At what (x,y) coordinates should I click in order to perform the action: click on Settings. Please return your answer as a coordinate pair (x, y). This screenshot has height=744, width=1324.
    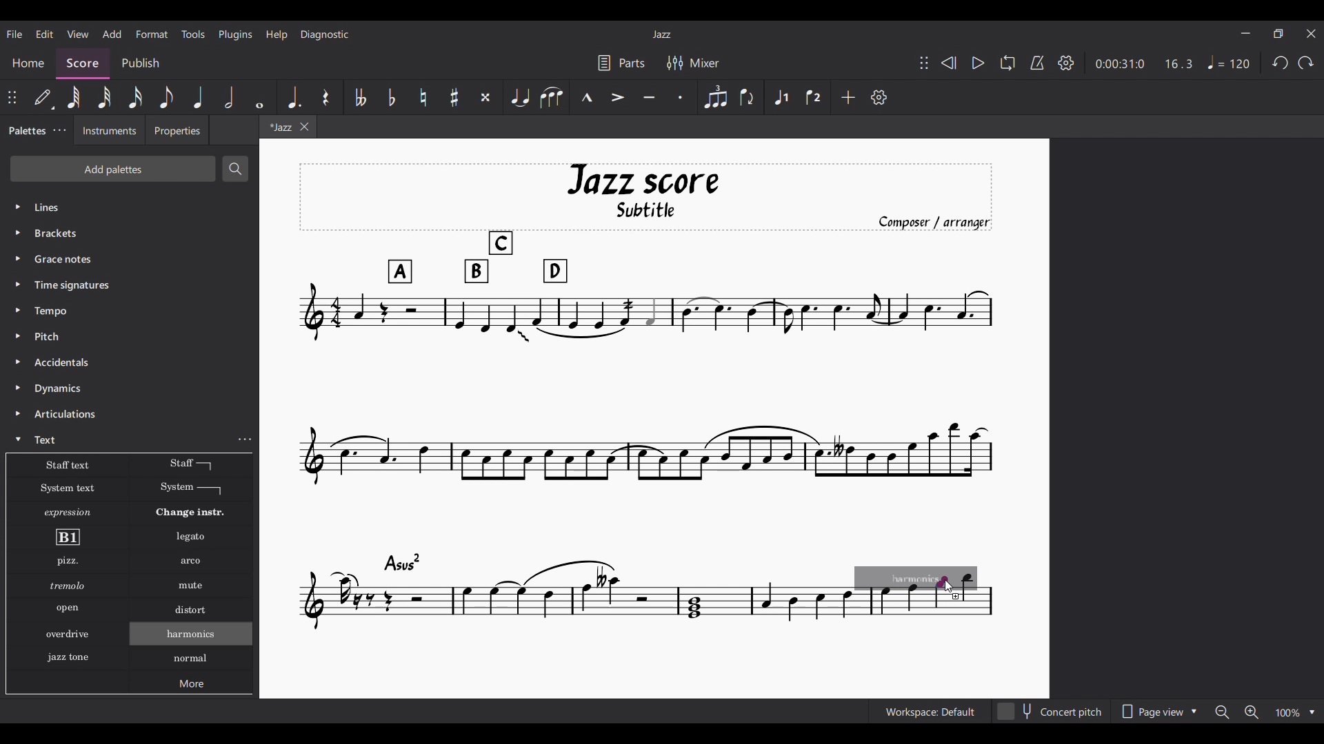
    Looking at the image, I should click on (1065, 63).